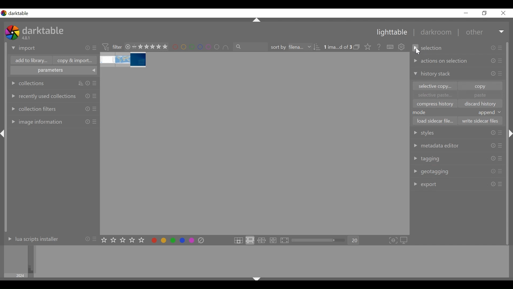  What do you see at coordinates (440, 61) in the screenshot?
I see `actions on selection` at bounding box center [440, 61].